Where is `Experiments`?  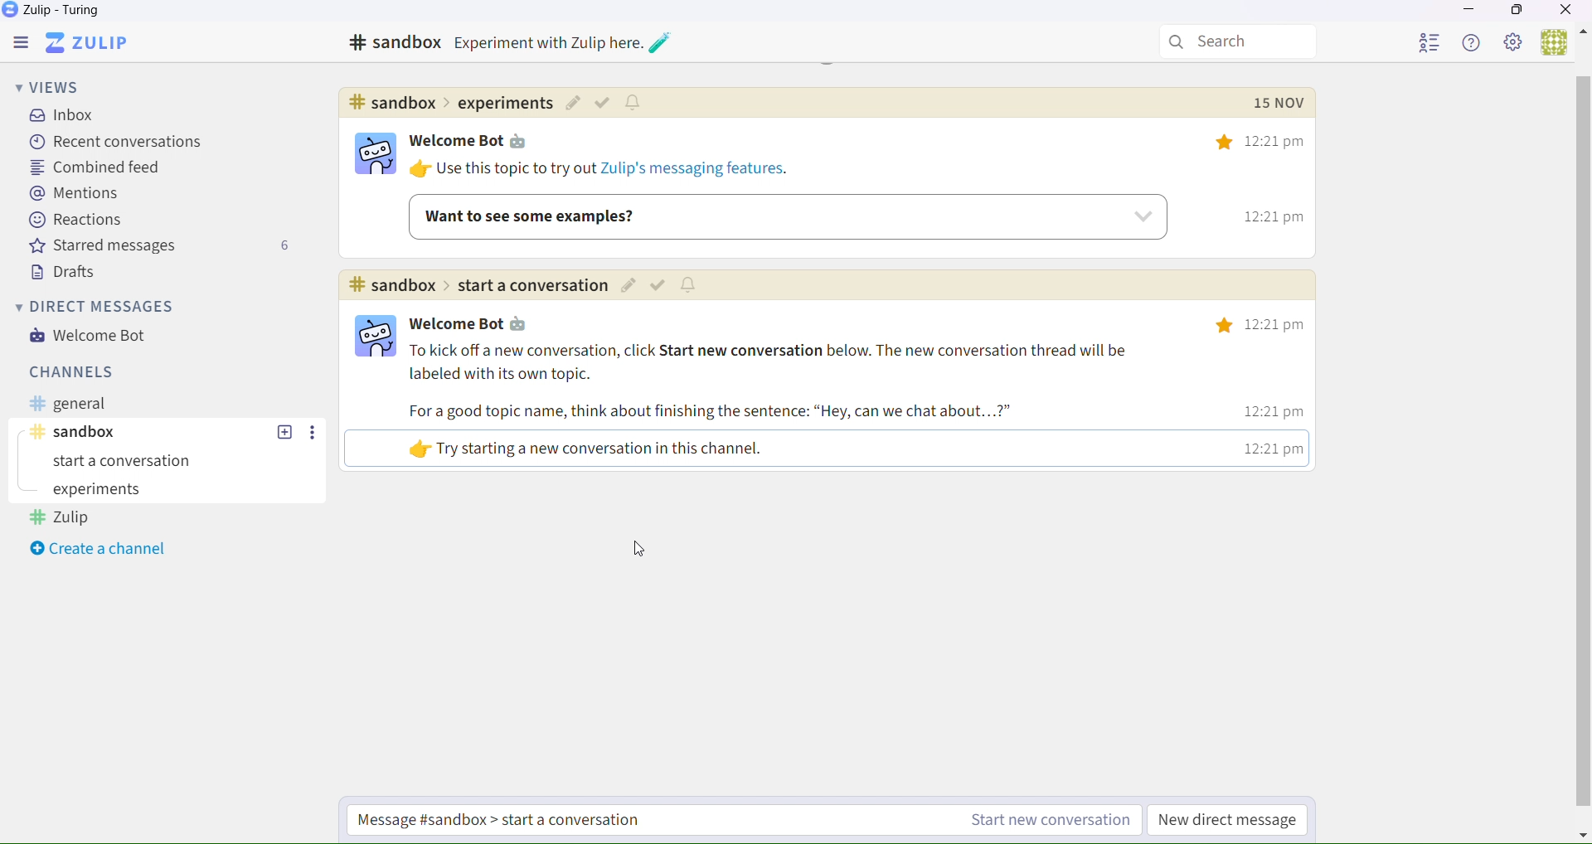
Experiments is located at coordinates (99, 490).